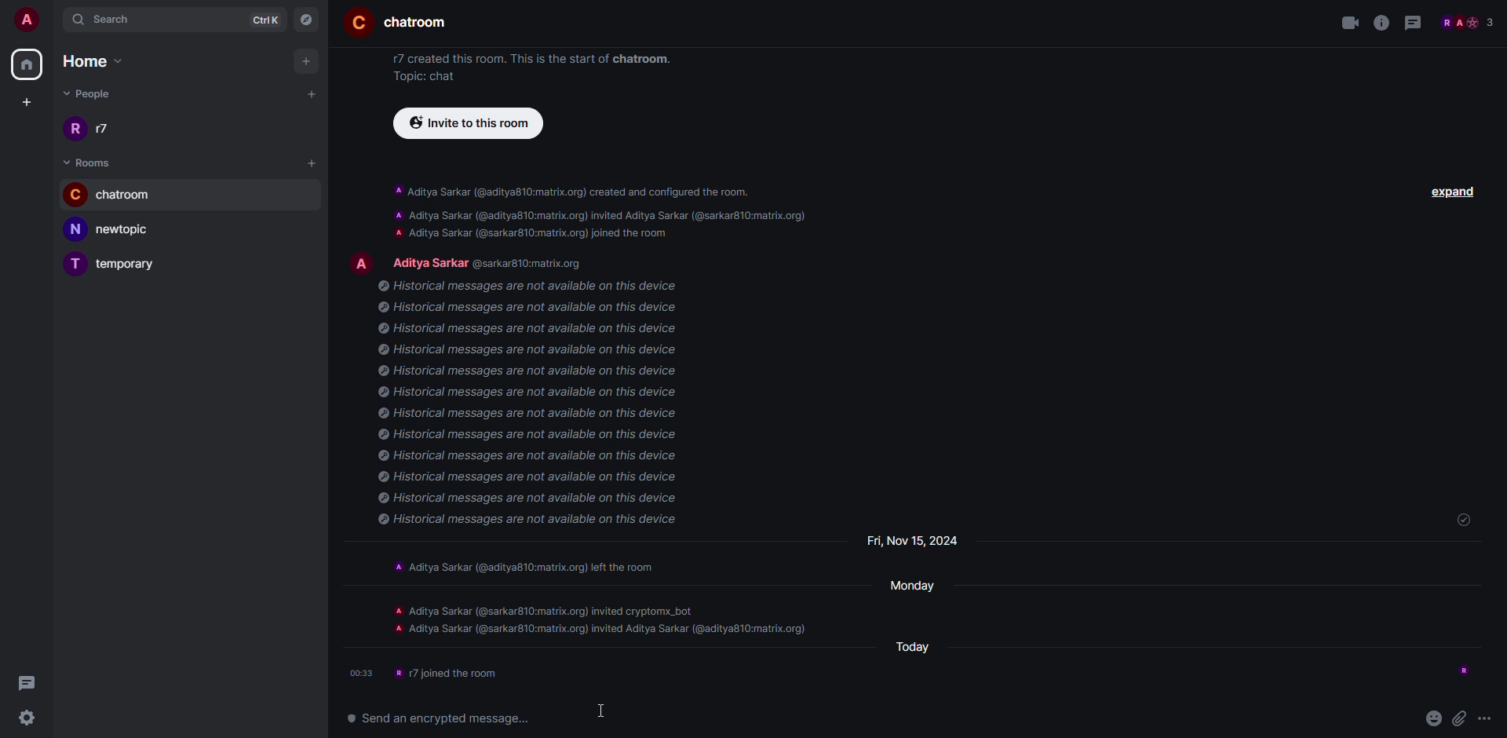  I want to click on A Aditya Sarkar (@aditya810:matrix.org) created and configured the room.
A Aditya Sarkar (@aditya810:matrix.org) invited Aditya Sarkar (@sarkar810:matrix.org)
A Aditya Sarkar (@sarkar810:matrix.org) joined the room, so click(598, 210).